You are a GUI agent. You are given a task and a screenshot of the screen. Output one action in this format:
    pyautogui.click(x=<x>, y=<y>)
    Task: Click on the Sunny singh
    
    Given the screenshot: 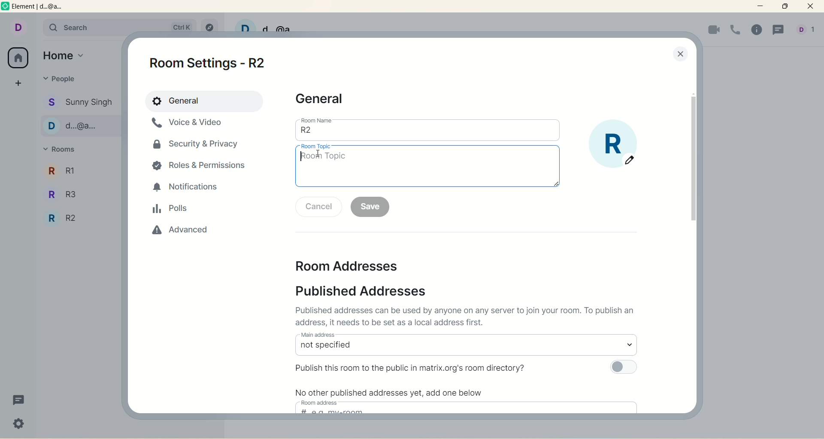 What is the action you would take?
    pyautogui.click(x=81, y=102)
    